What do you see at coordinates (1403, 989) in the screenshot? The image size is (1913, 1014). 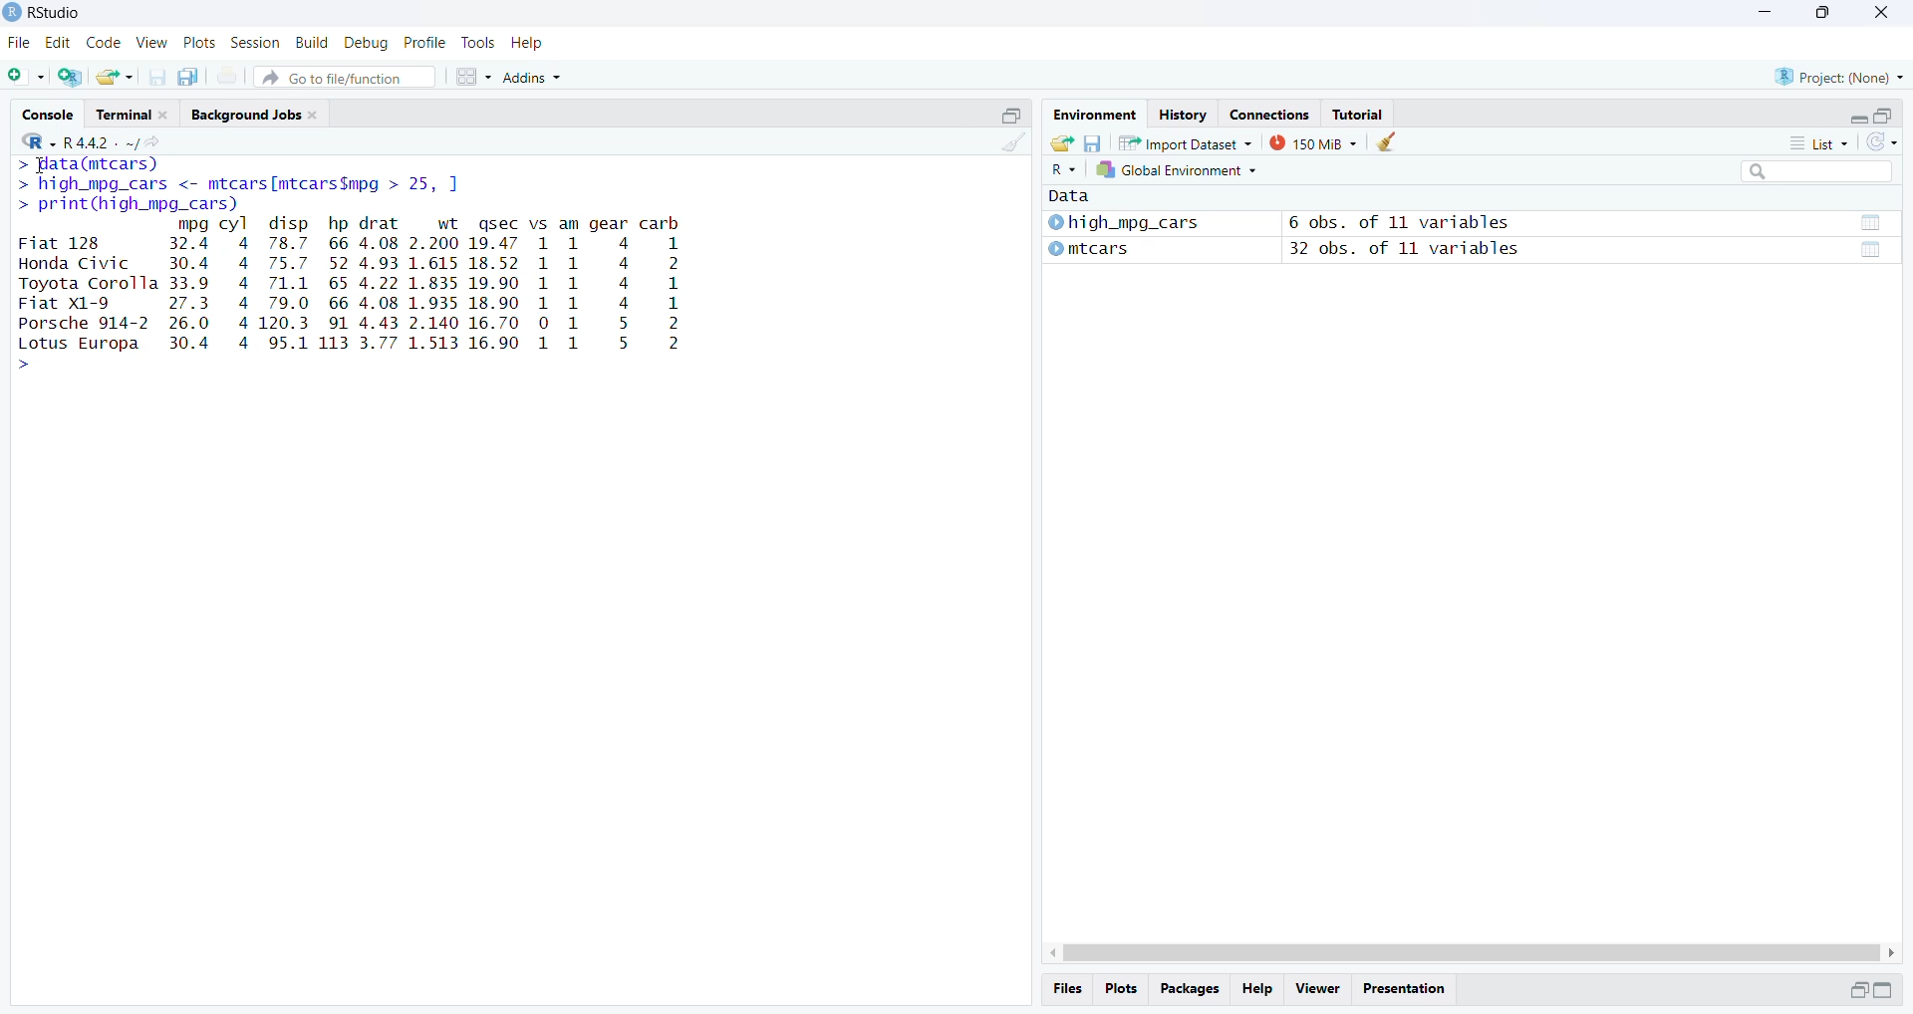 I see `Presentation` at bounding box center [1403, 989].